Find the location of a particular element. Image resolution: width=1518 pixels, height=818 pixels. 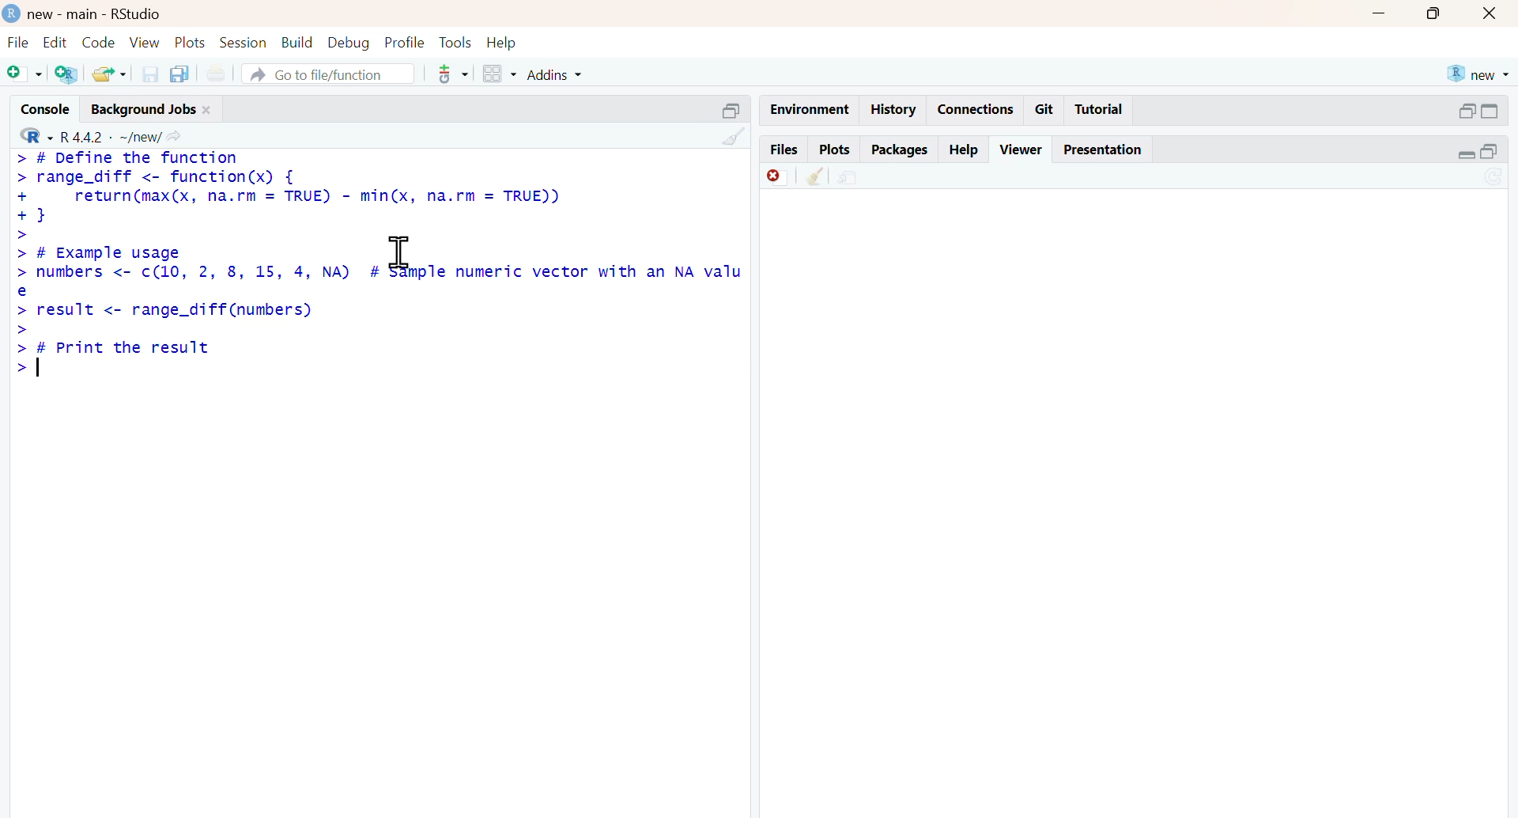

Sync is located at coordinates (1494, 178).